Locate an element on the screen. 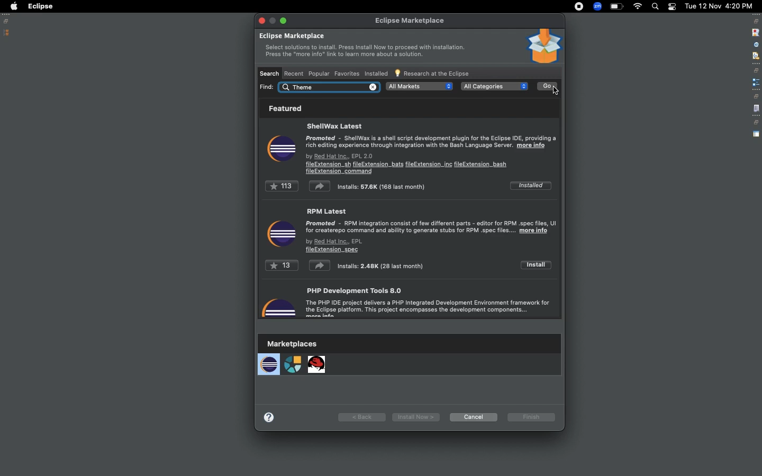 The height and width of the screenshot is (476, 762). perspective is located at coordinates (756, 134).